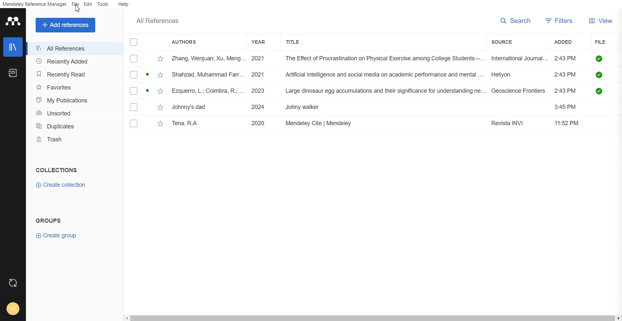 This screenshot has width=622, height=321. Describe the element at coordinates (72, 75) in the screenshot. I see `Recently Read` at that location.